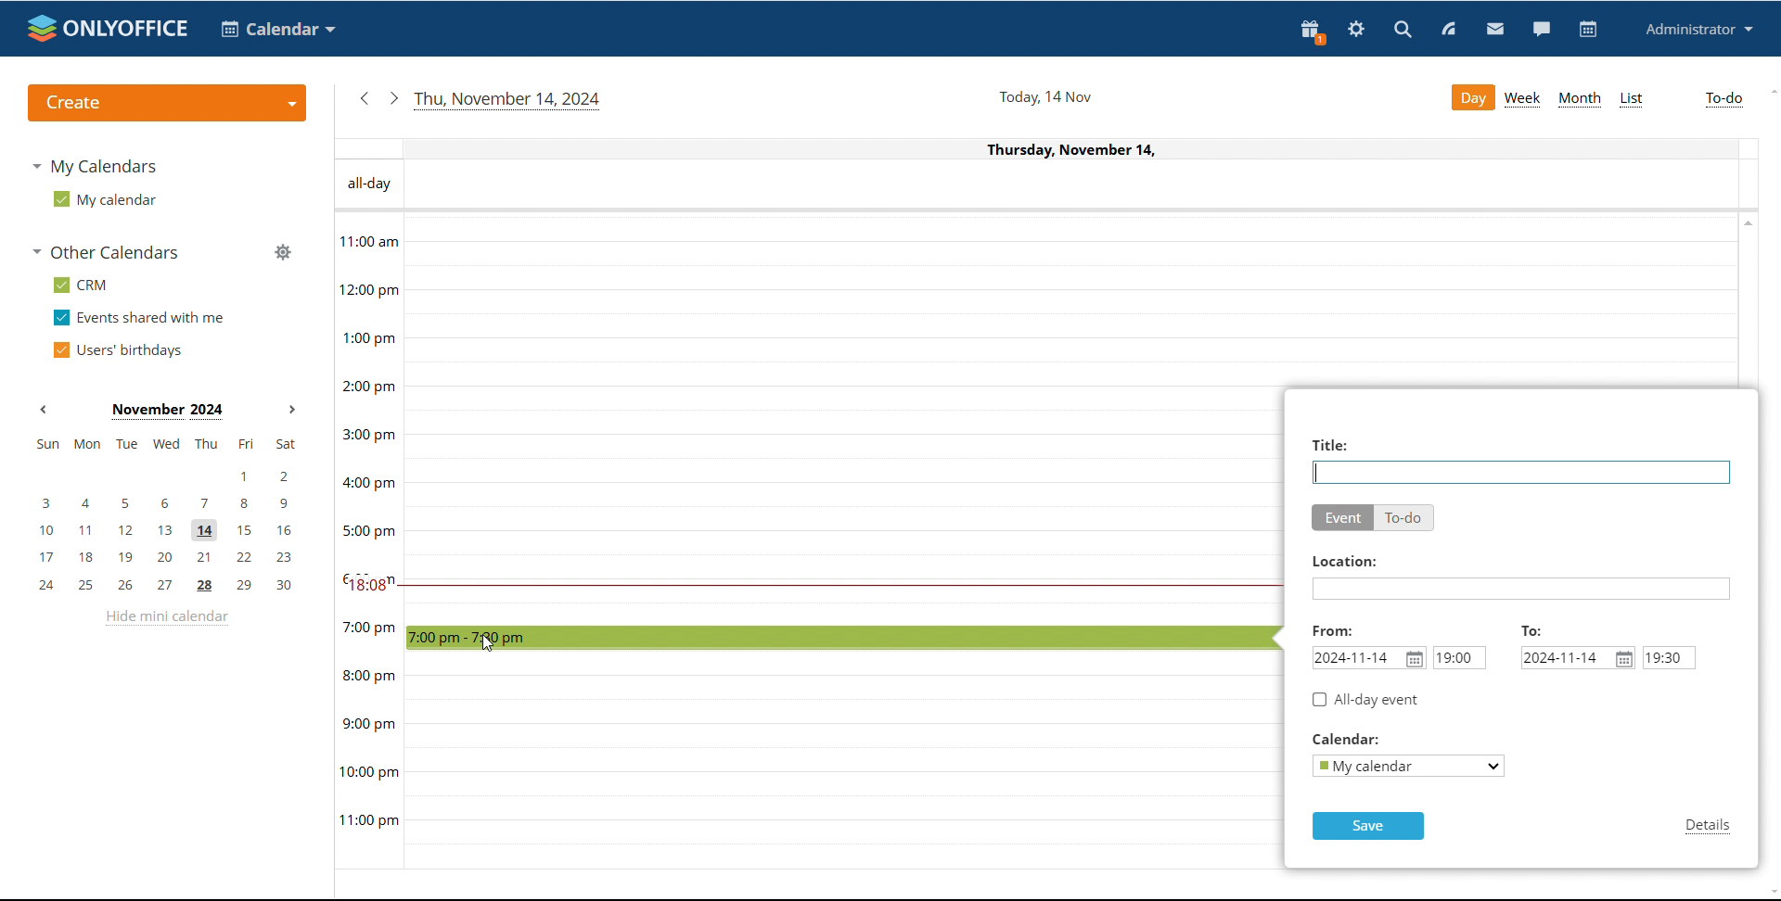  I want to click on hide mini calendar, so click(166, 618).